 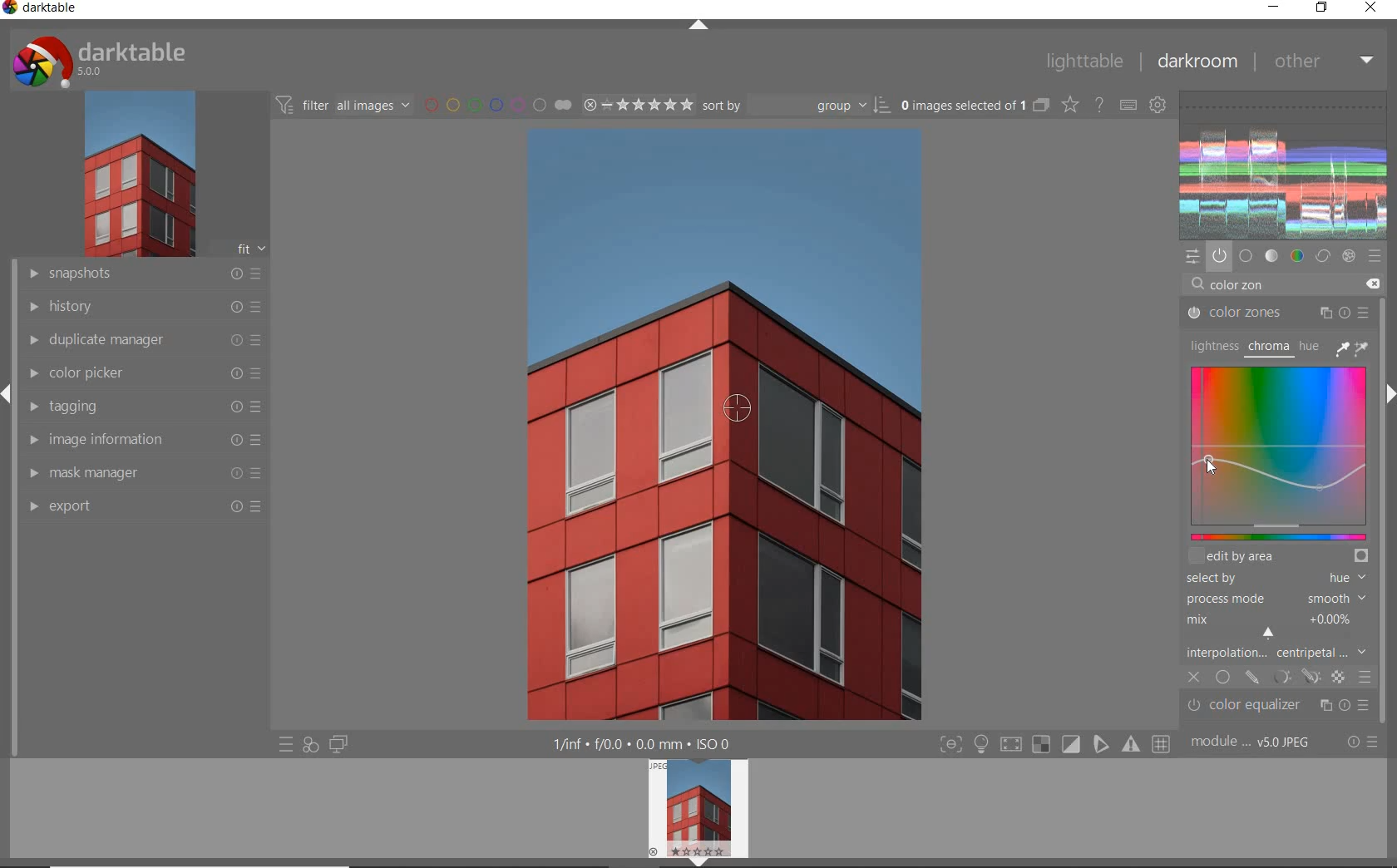 I want to click on quick access for applying any of your styles, so click(x=311, y=744).